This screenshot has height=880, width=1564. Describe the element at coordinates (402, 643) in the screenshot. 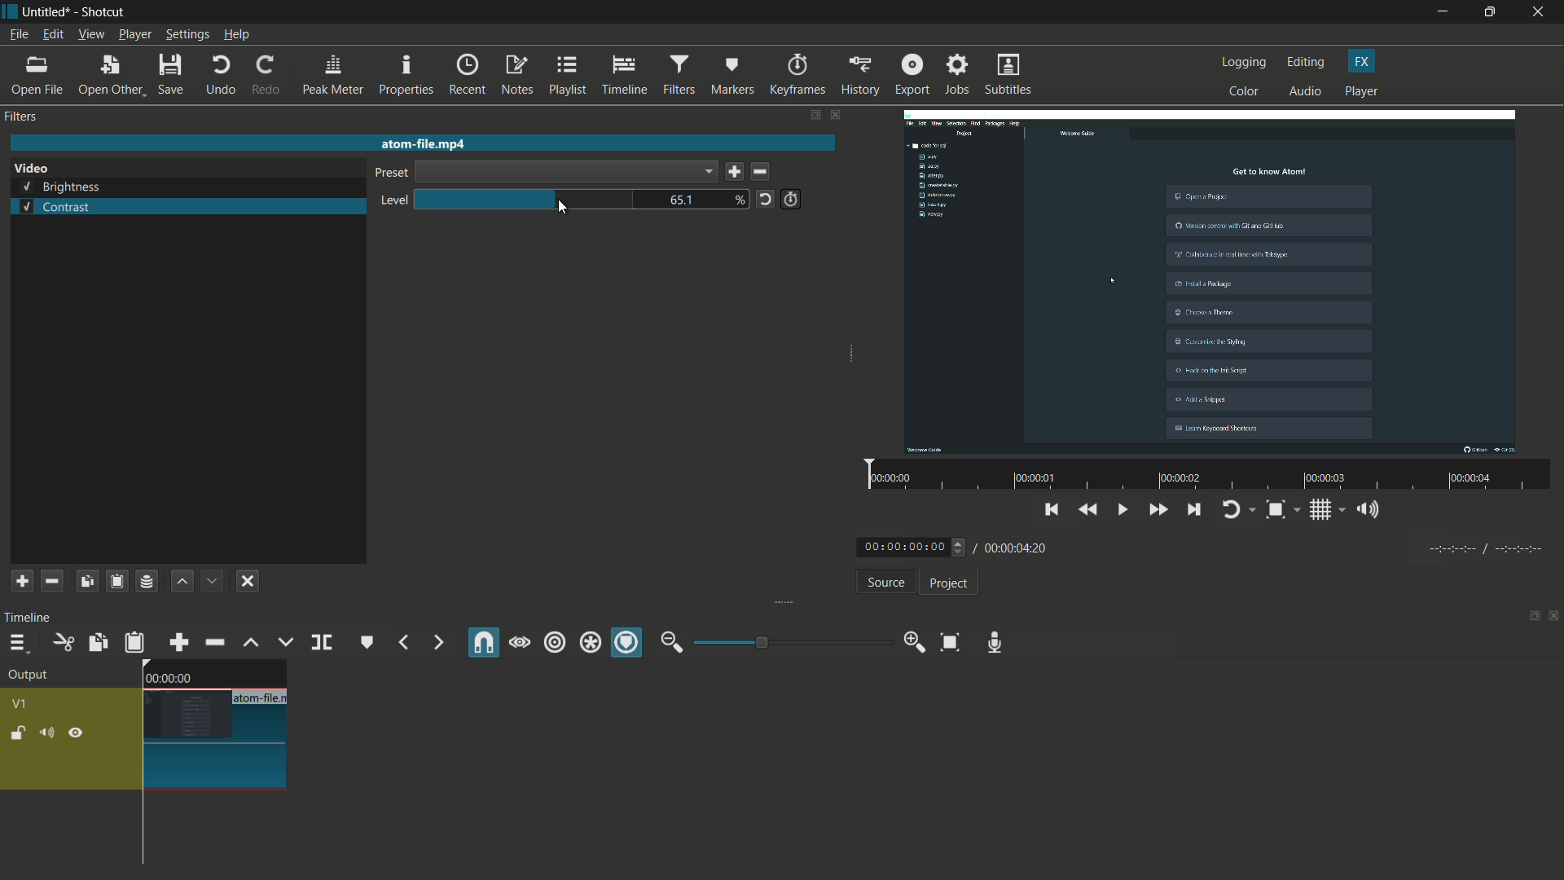

I see `previous marker` at that location.